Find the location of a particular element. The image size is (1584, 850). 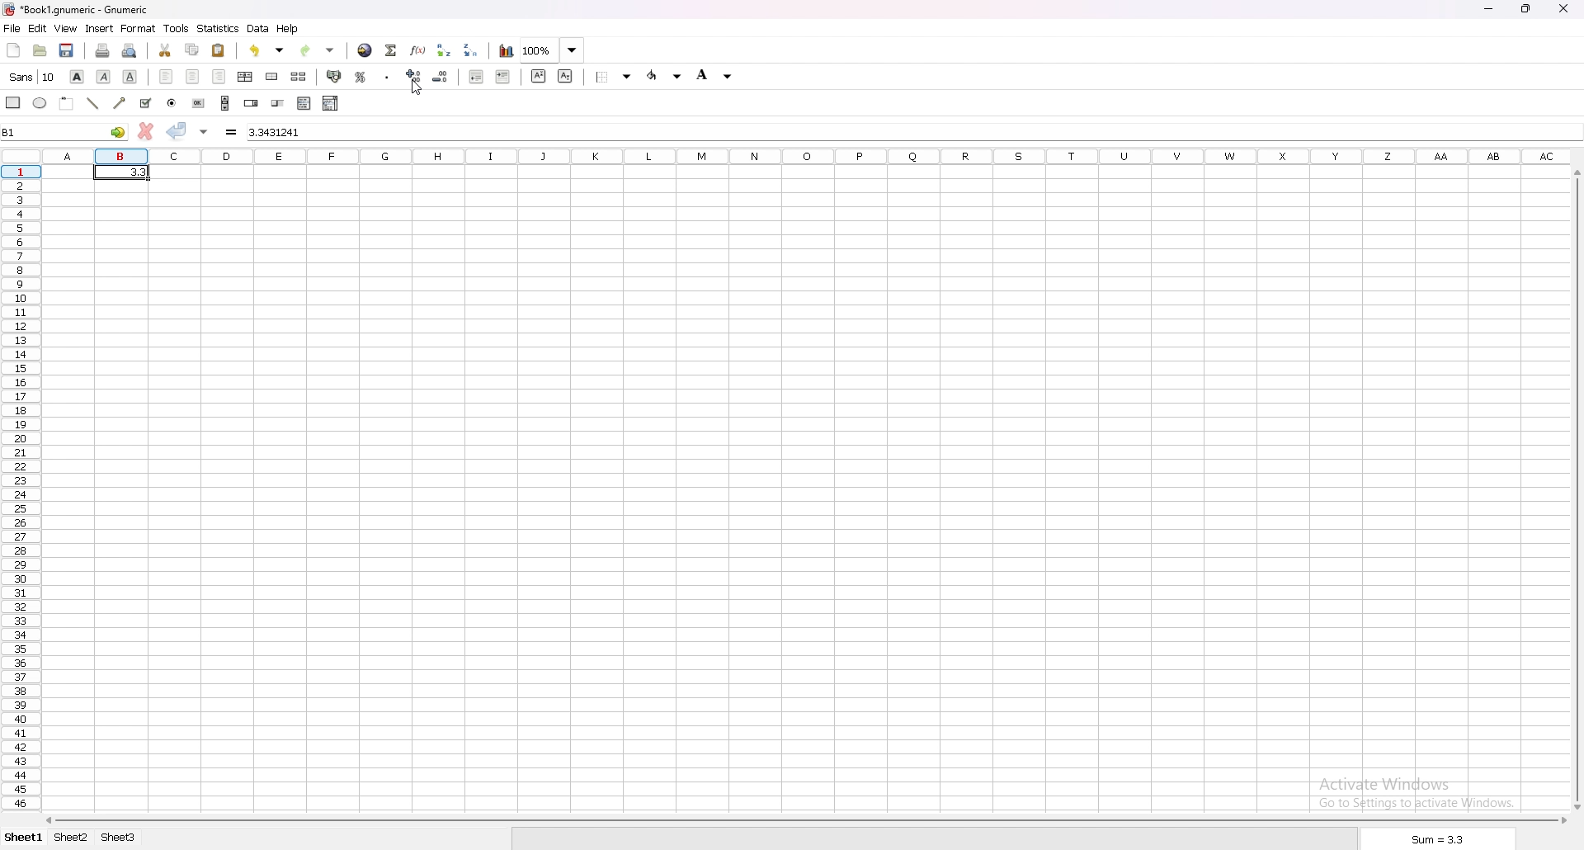

rectangle is located at coordinates (13, 102).